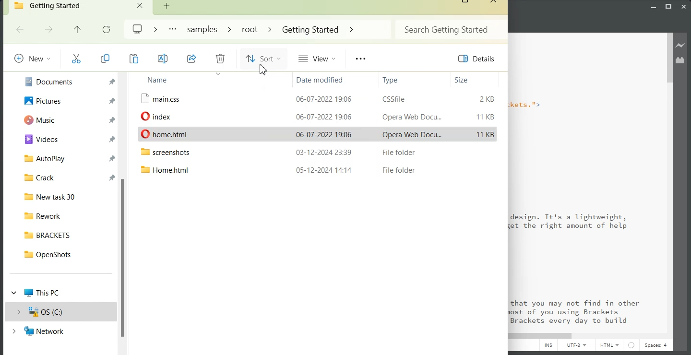 This screenshot has width=691, height=355. What do you see at coordinates (66, 120) in the screenshot?
I see `Music` at bounding box center [66, 120].